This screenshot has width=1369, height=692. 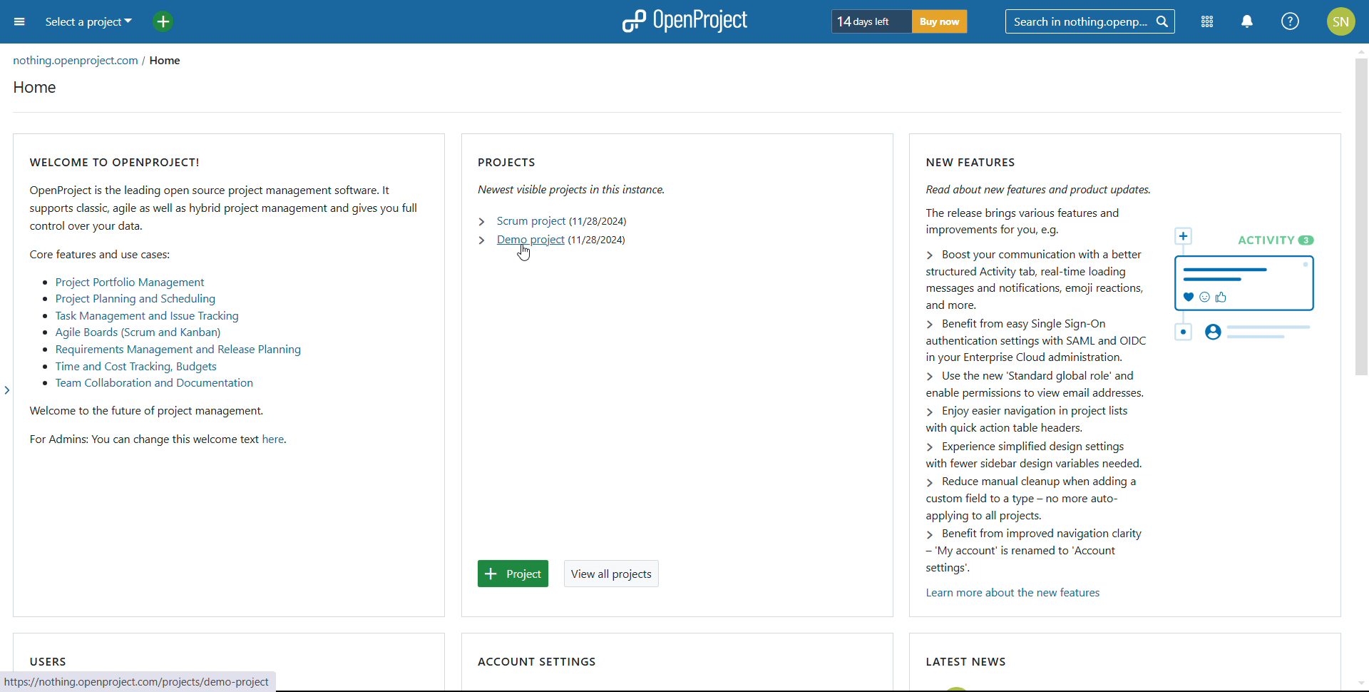 I want to click on add project, so click(x=163, y=22).